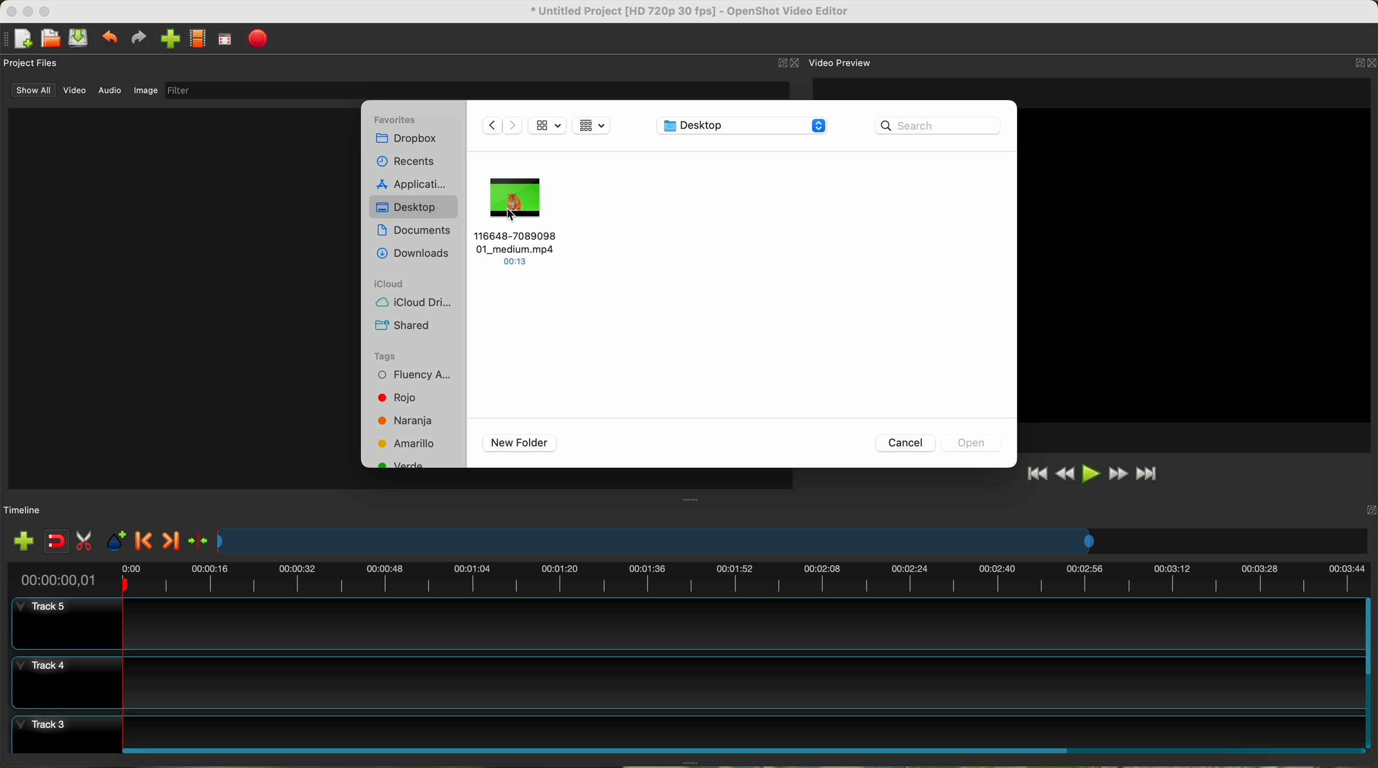 This screenshot has width=1378, height=768. Describe the element at coordinates (1066, 474) in the screenshot. I see `rewind` at that location.